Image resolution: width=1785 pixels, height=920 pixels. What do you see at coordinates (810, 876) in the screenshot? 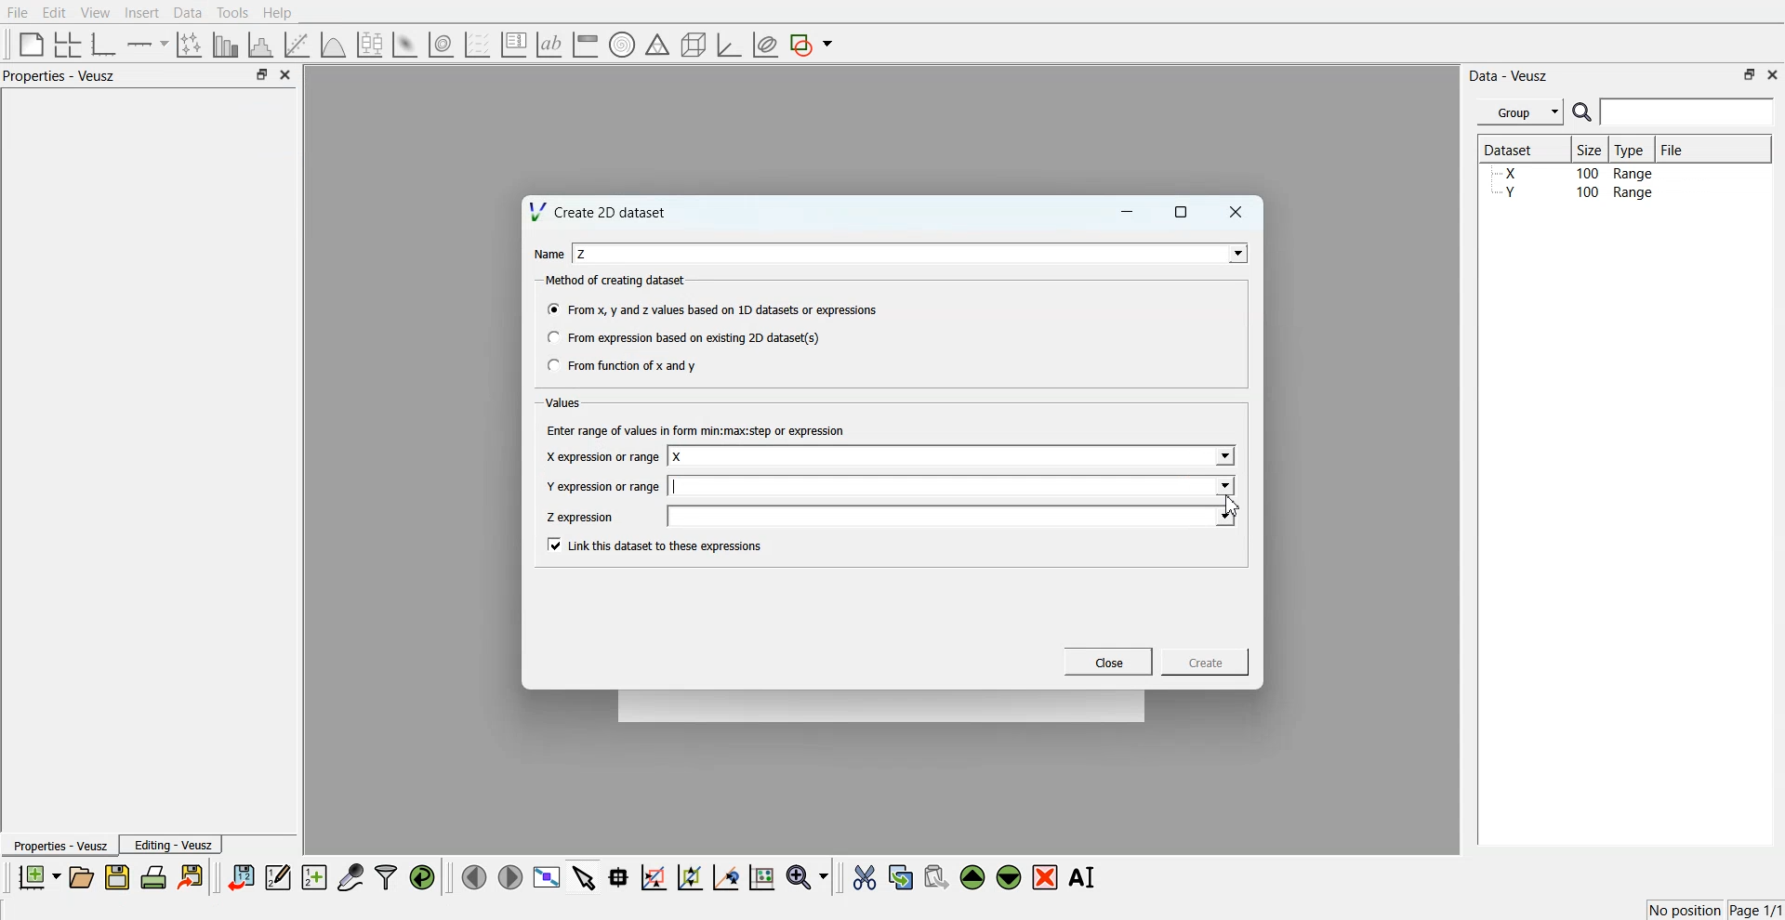
I see `Zoom function menu` at bounding box center [810, 876].